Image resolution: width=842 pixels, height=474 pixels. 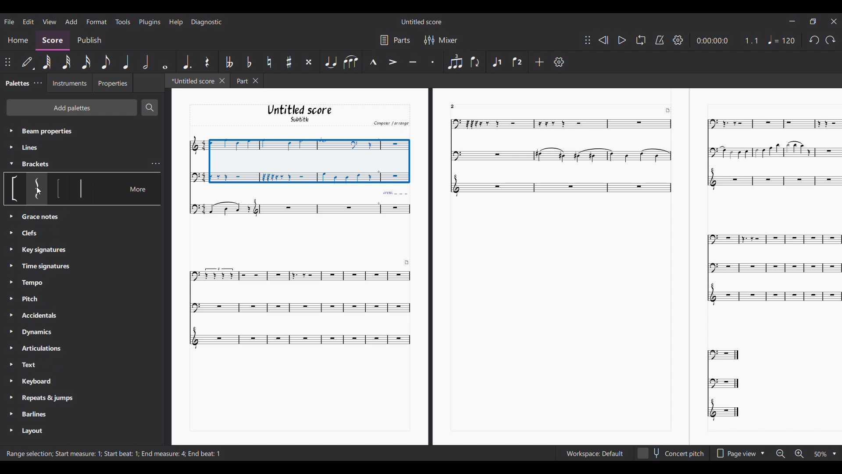 I want to click on Repeats & Jumps, so click(x=47, y=398).